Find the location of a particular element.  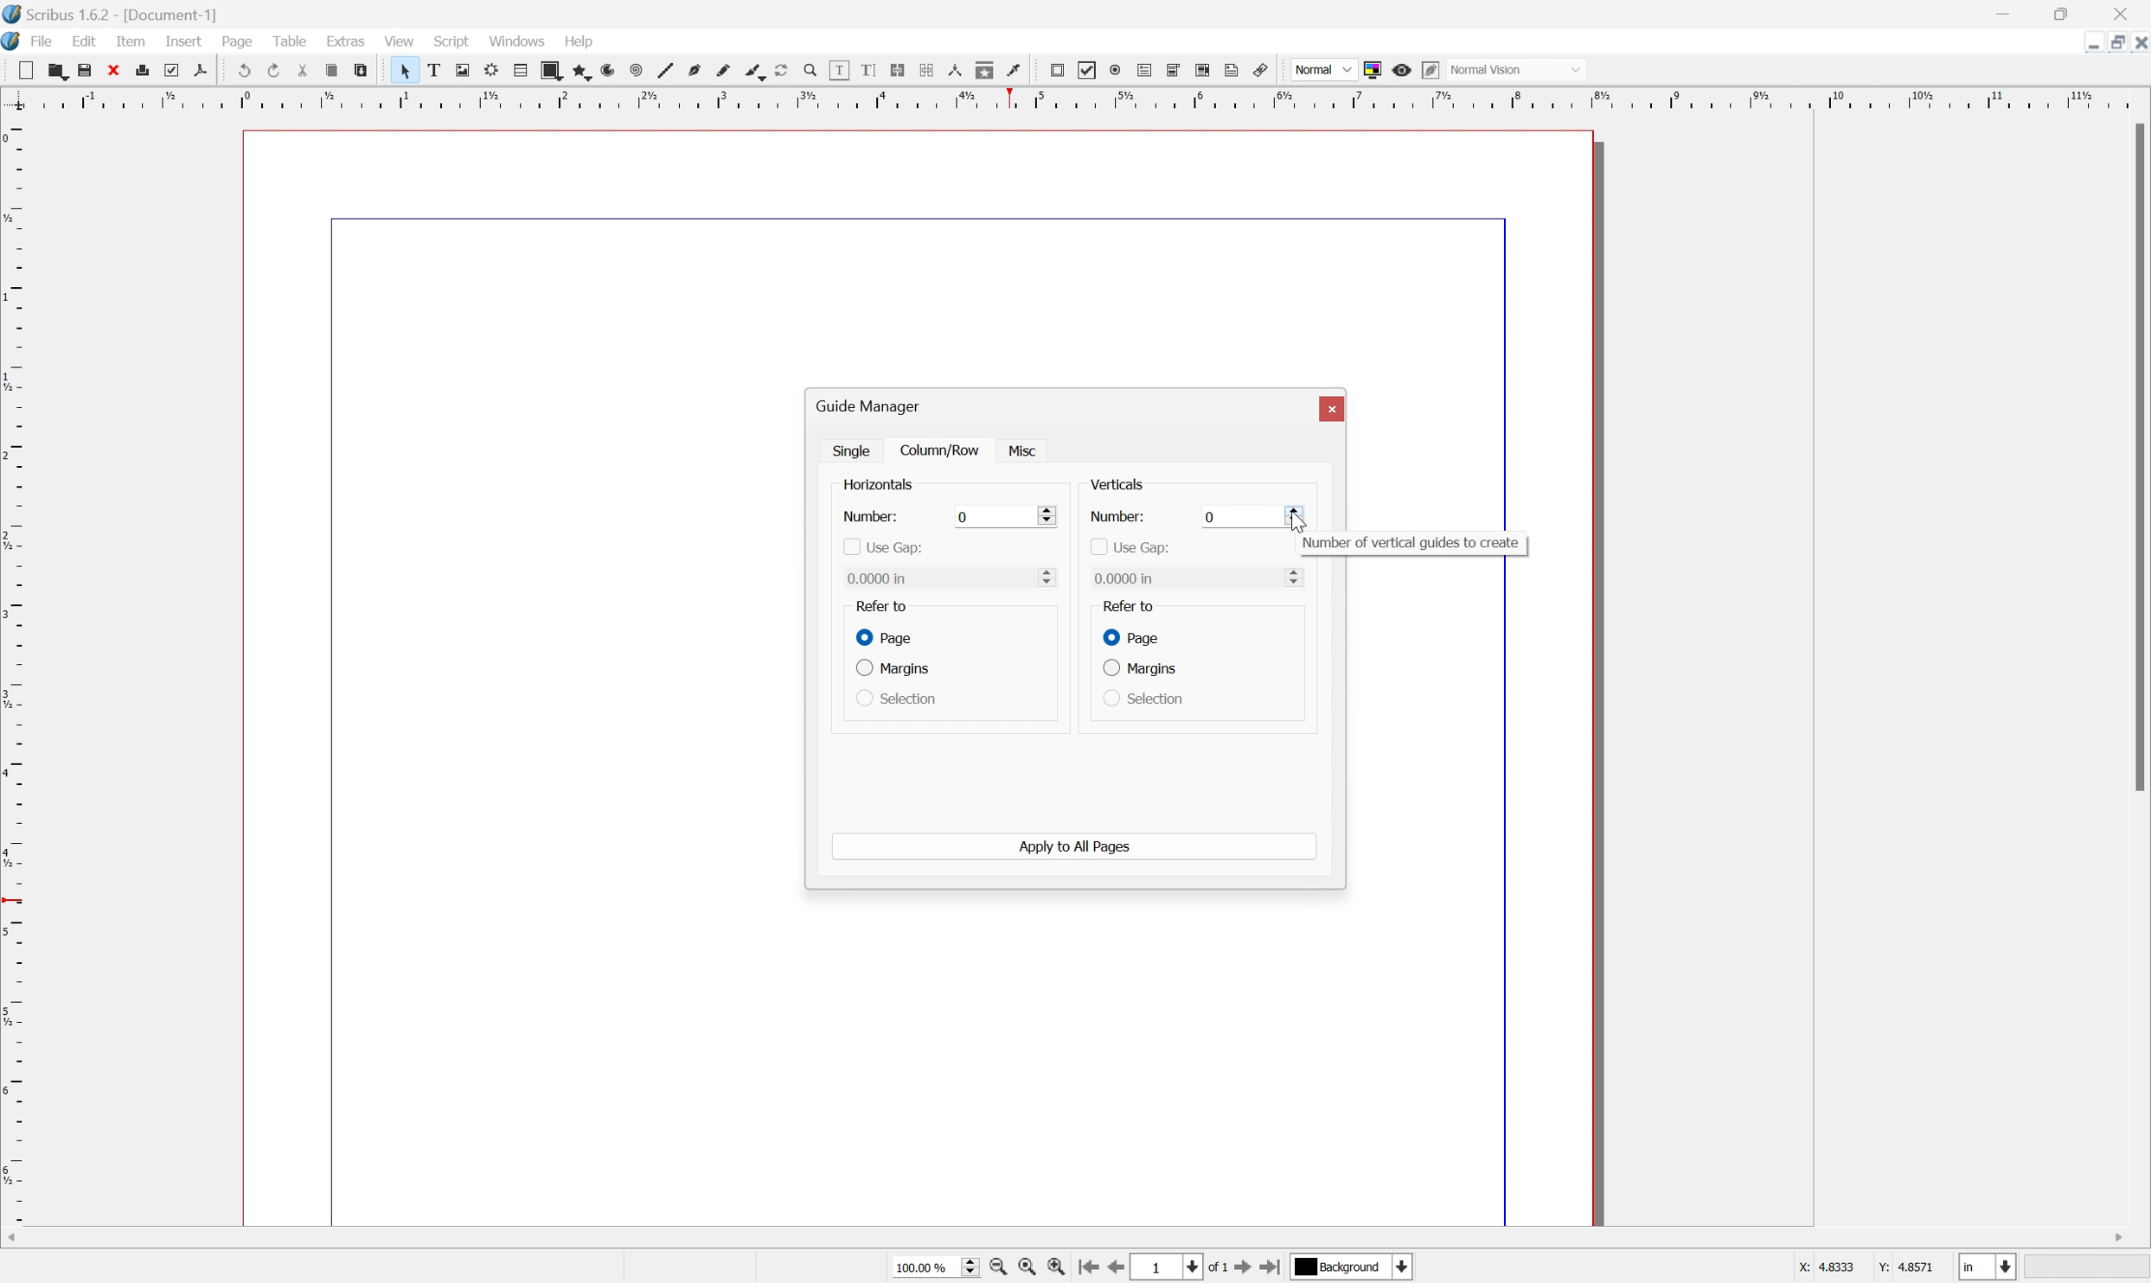

measurements is located at coordinates (953, 70).